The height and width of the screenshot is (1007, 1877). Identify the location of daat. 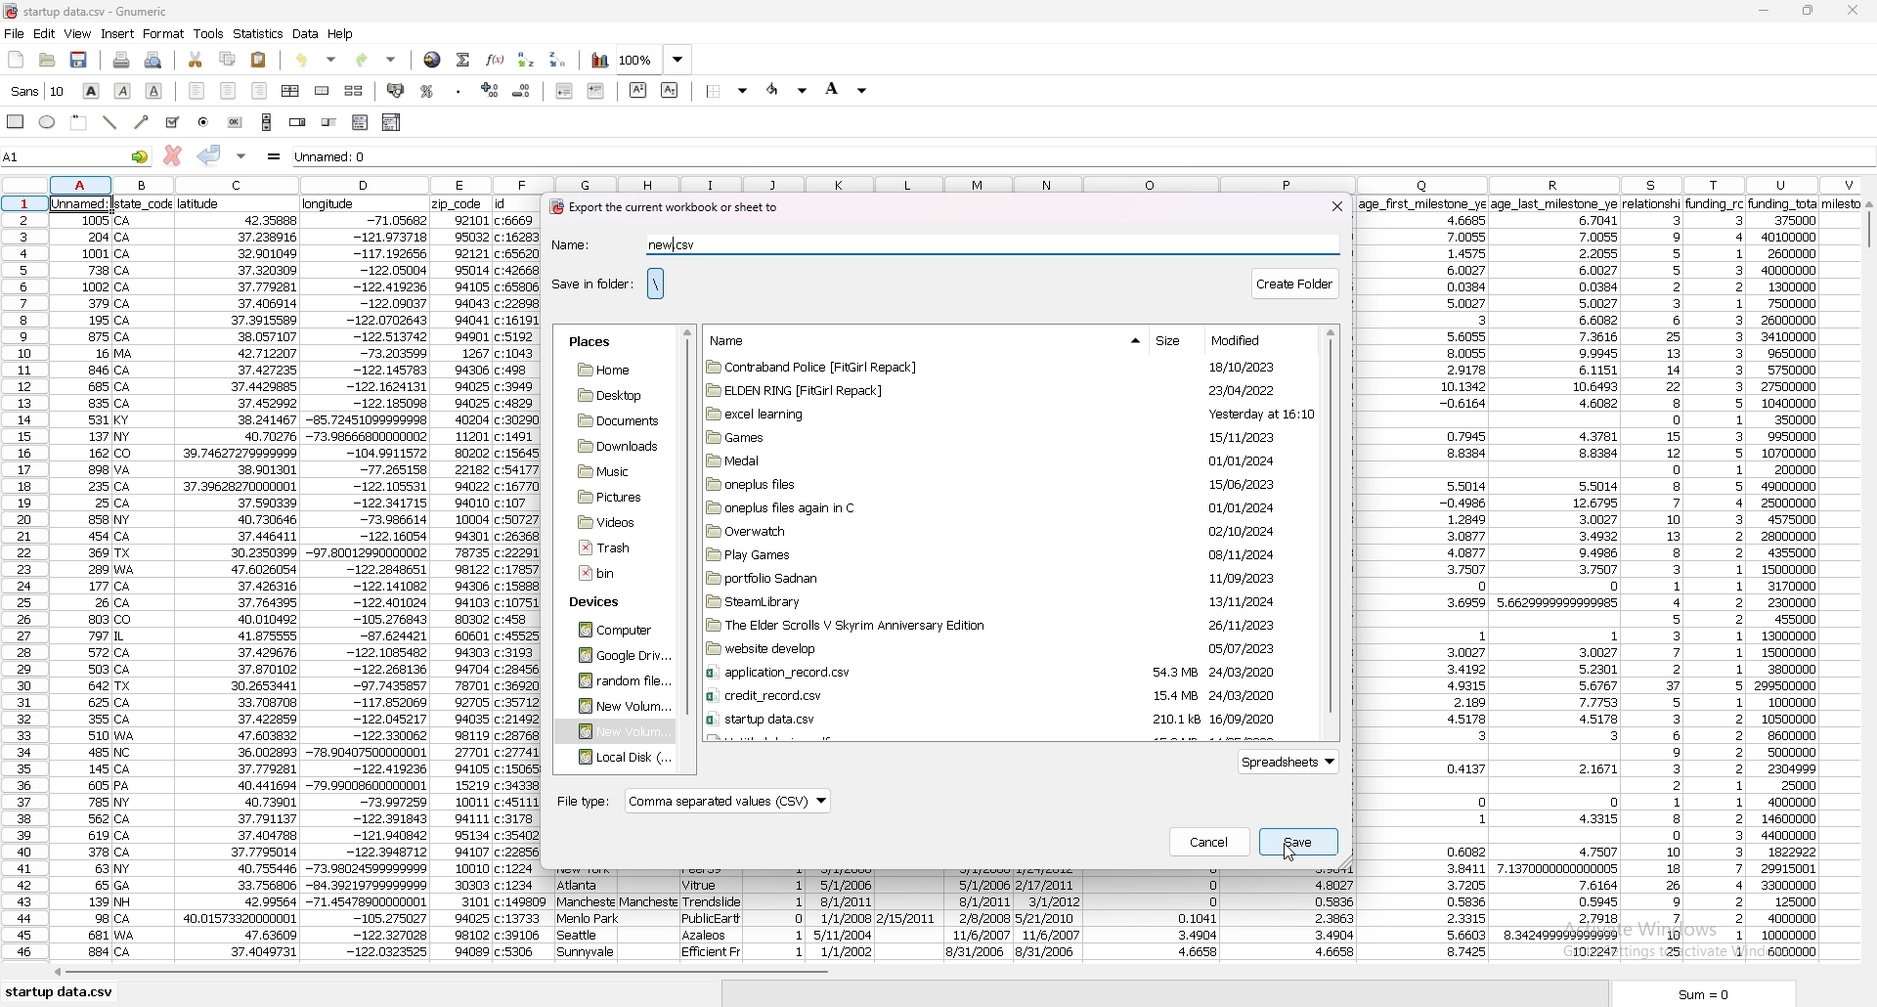
(1800, 578).